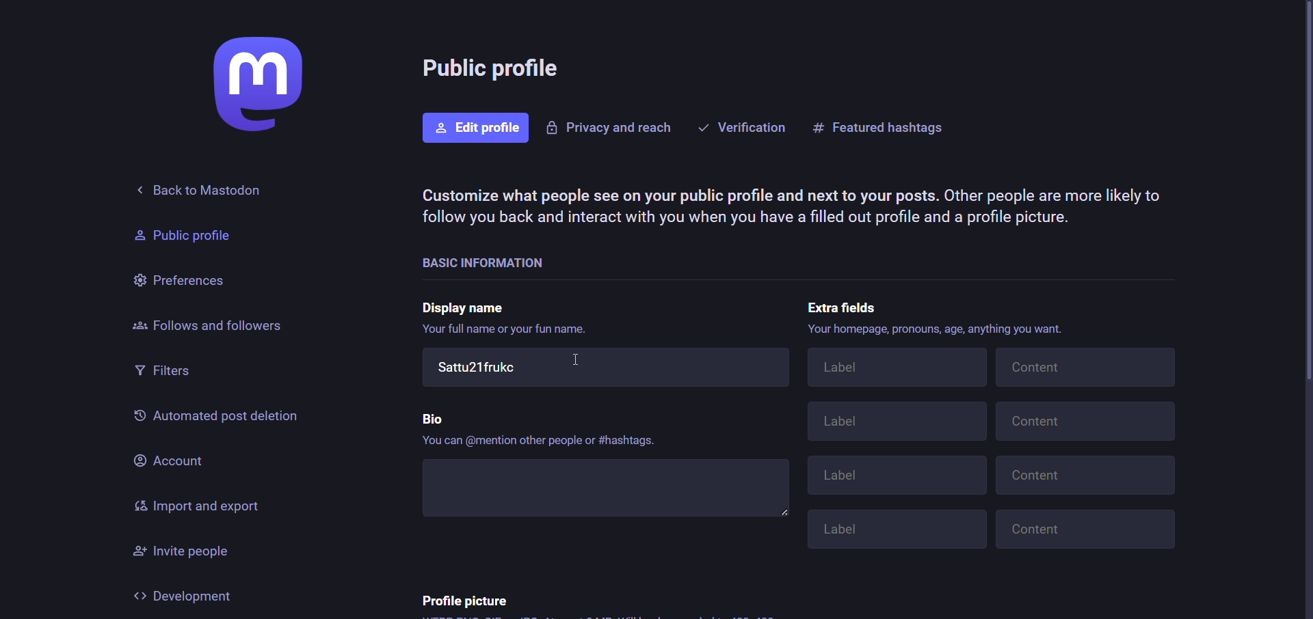 The image size is (1313, 619). I want to click on automated past deletion, so click(215, 418).